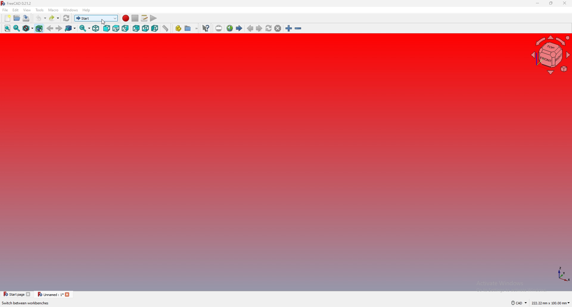  Describe the element at coordinates (155, 28) in the screenshot. I see `left` at that location.